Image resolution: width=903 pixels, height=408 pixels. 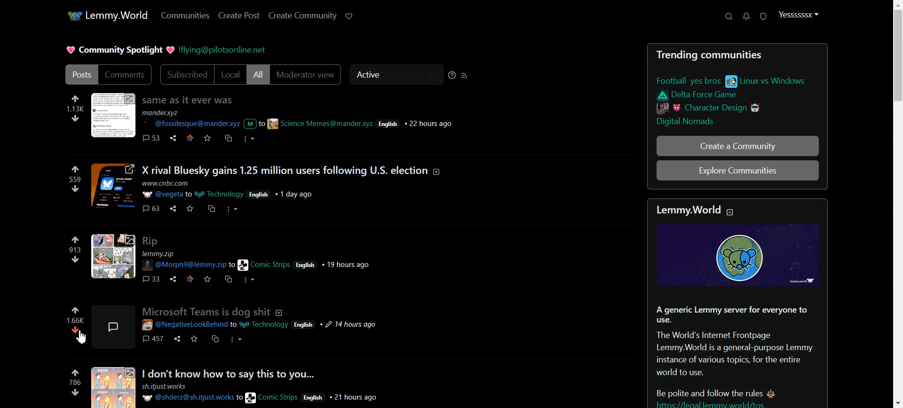 I want to click on comments, so click(x=152, y=279).